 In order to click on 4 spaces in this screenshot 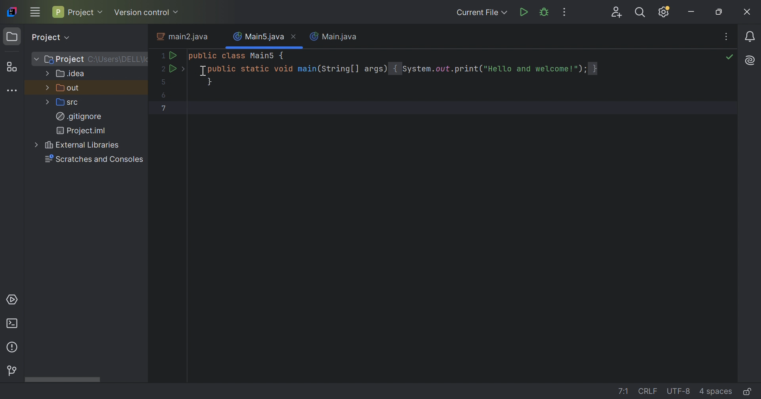, I will do `click(716, 392)`.